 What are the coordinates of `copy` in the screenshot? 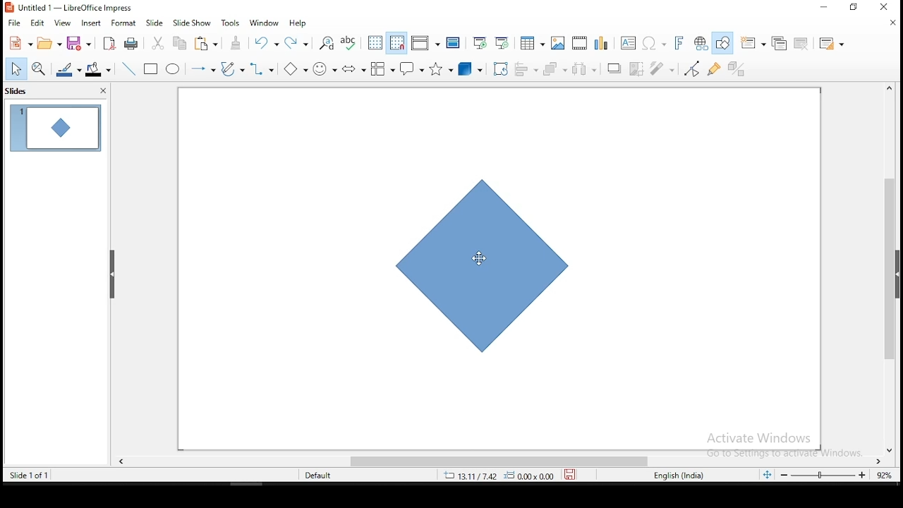 It's located at (180, 43).